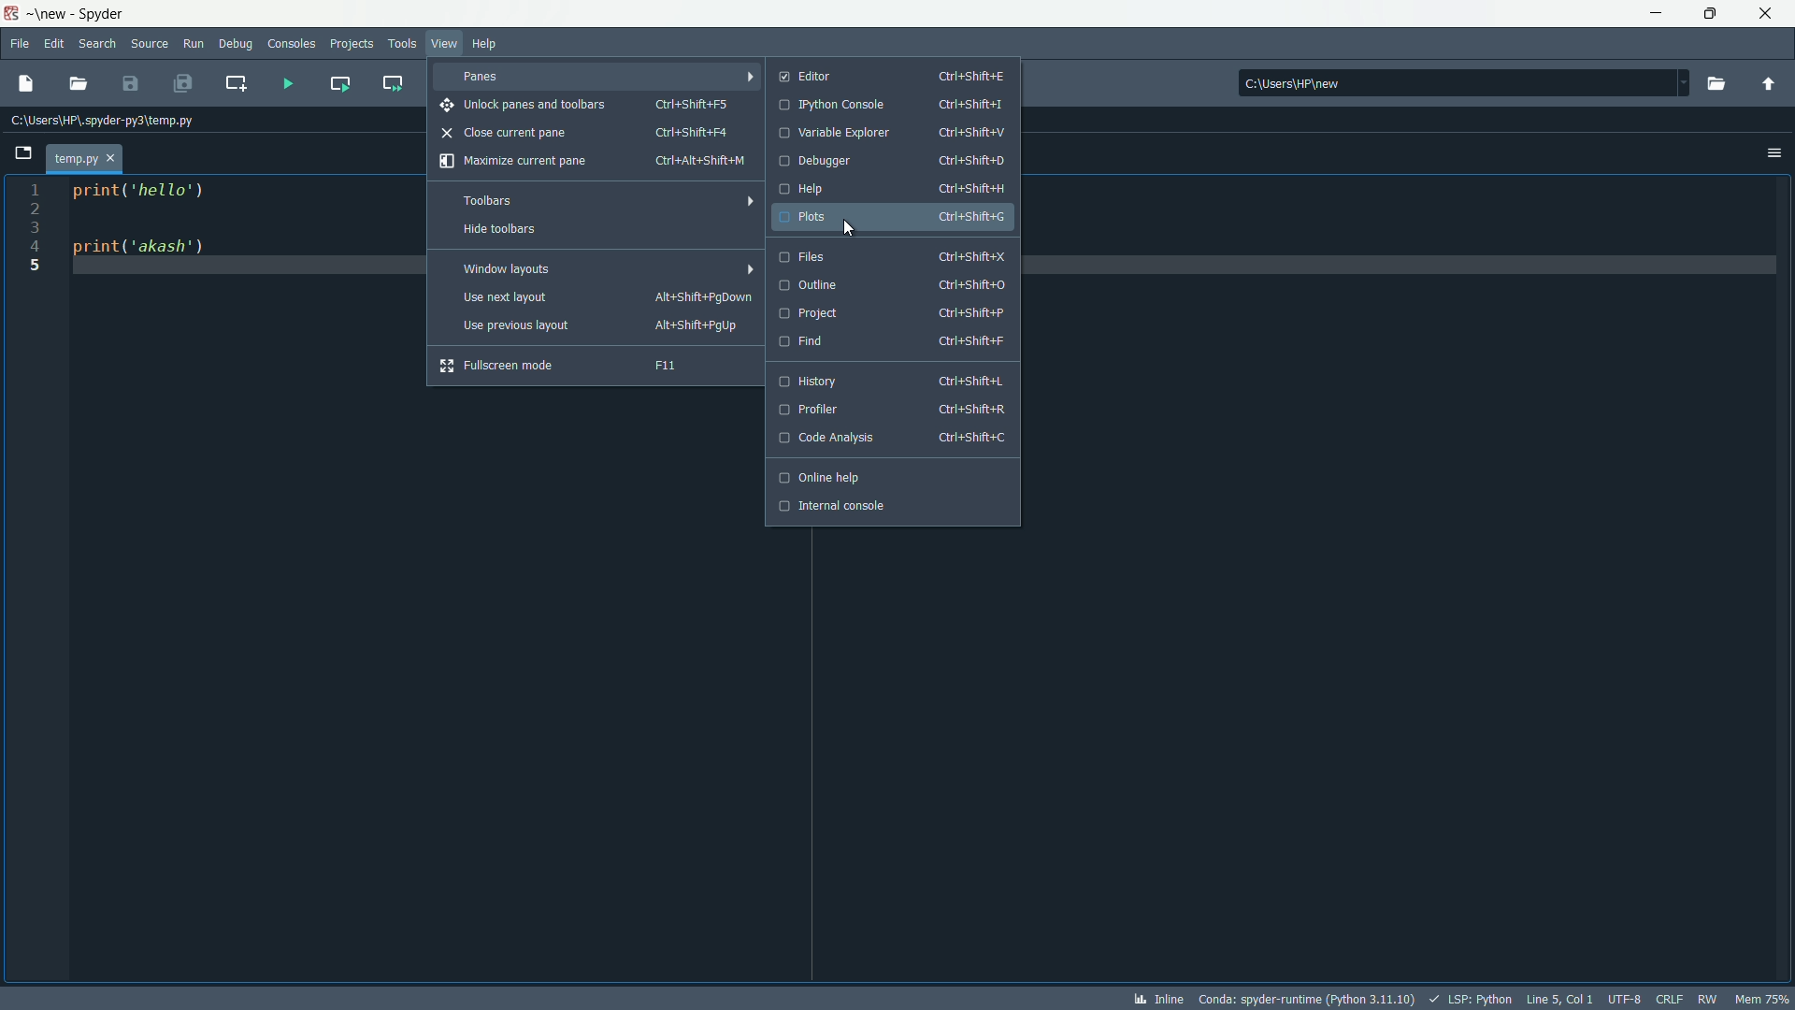 The height and width of the screenshot is (1010, 1795). What do you see at coordinates (32, 231) in the screenshot?
I see `line number` at bounding box center [32, 231].